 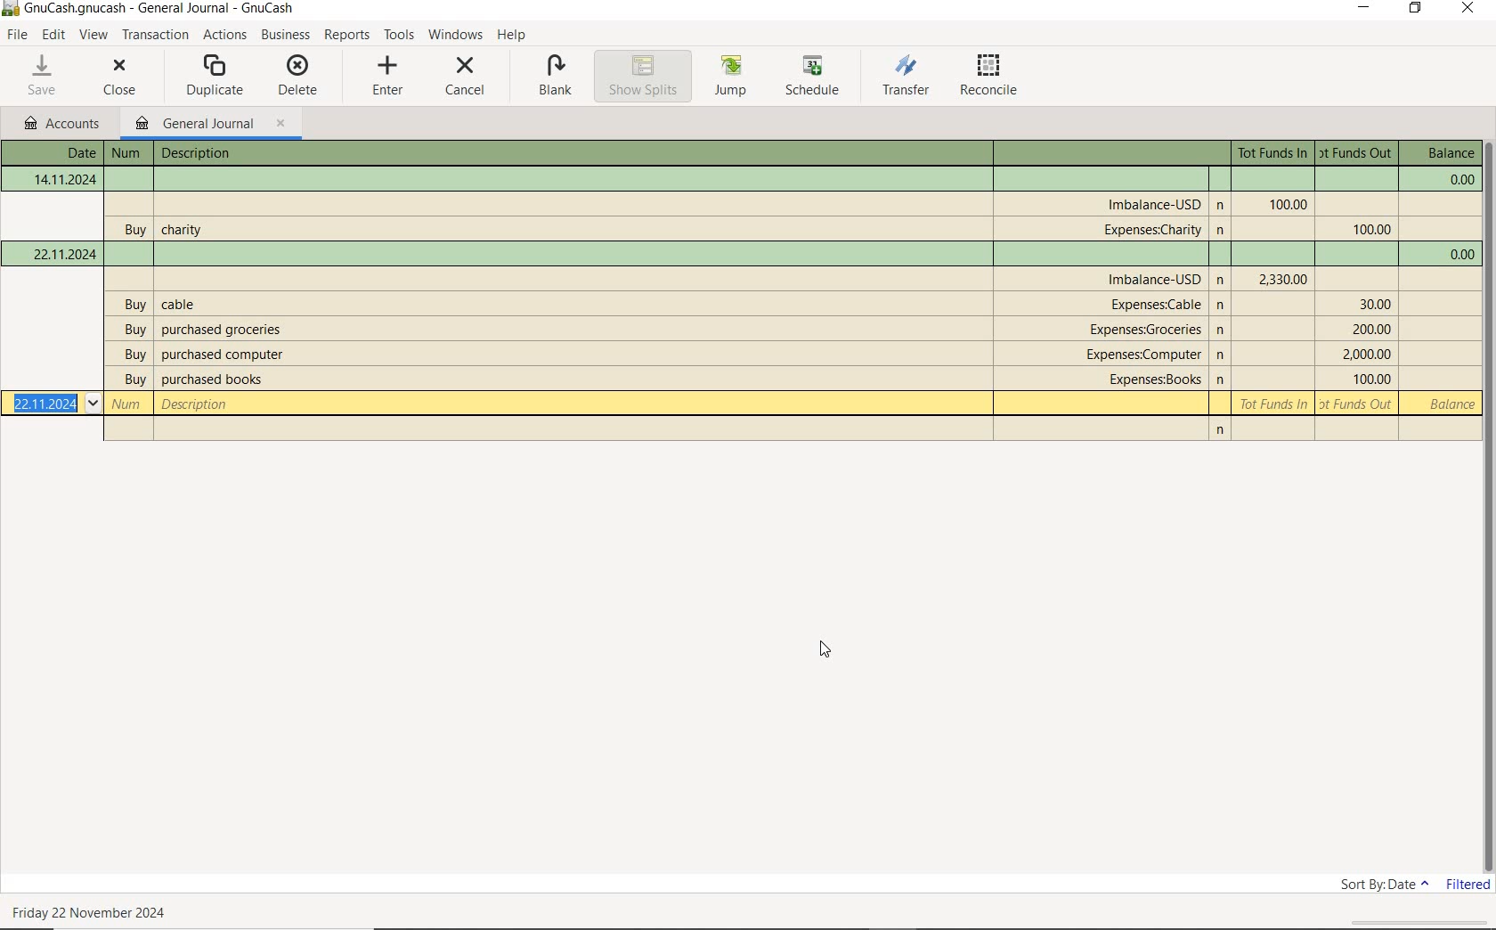 I want to click on description, so click(x=184, y=227).